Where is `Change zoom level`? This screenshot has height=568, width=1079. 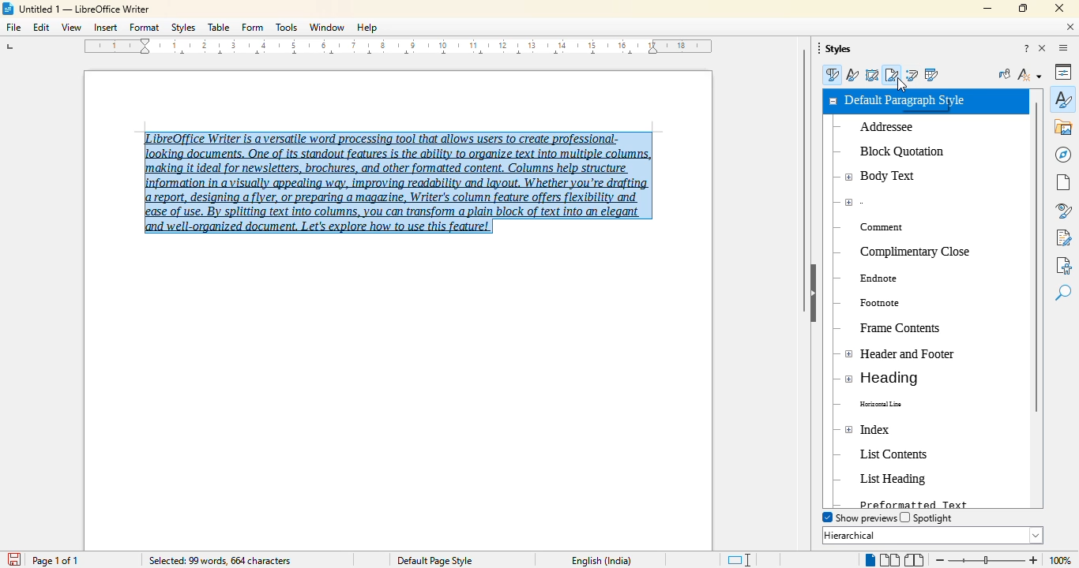
Change zoom level is located at coordinates (987, 558).